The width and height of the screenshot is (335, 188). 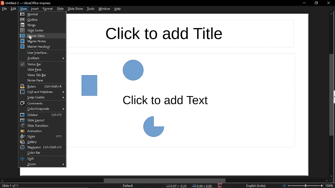 I want to click on Slide transition, so click(x=42, y=126).